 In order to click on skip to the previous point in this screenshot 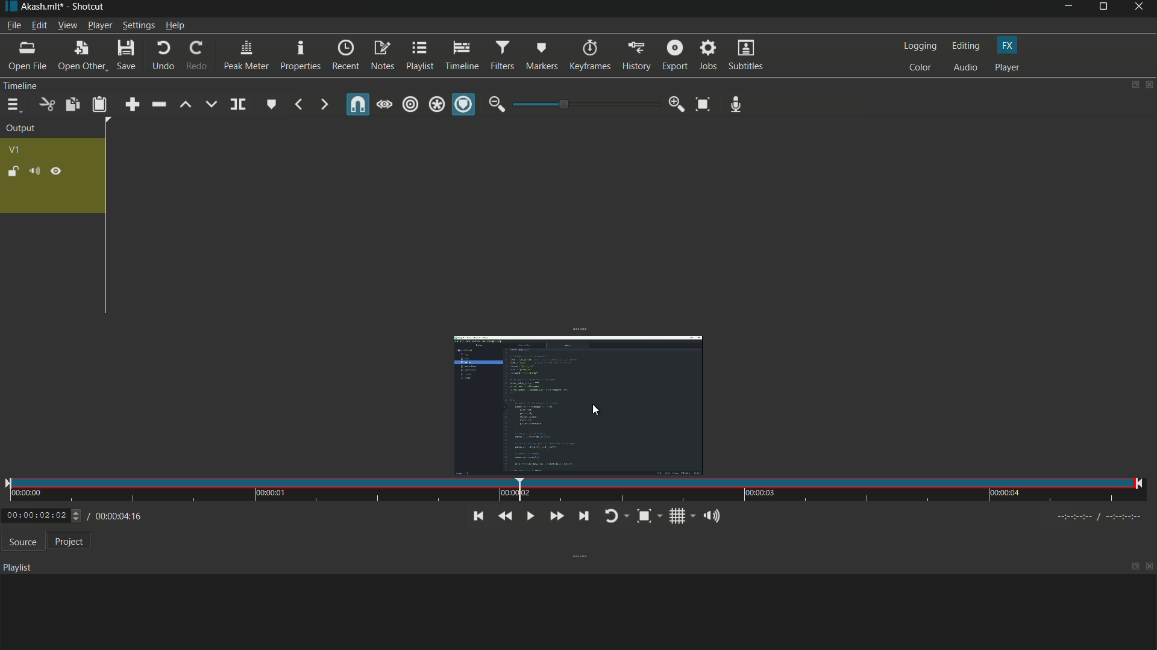, I will do `click(477, 516)`.